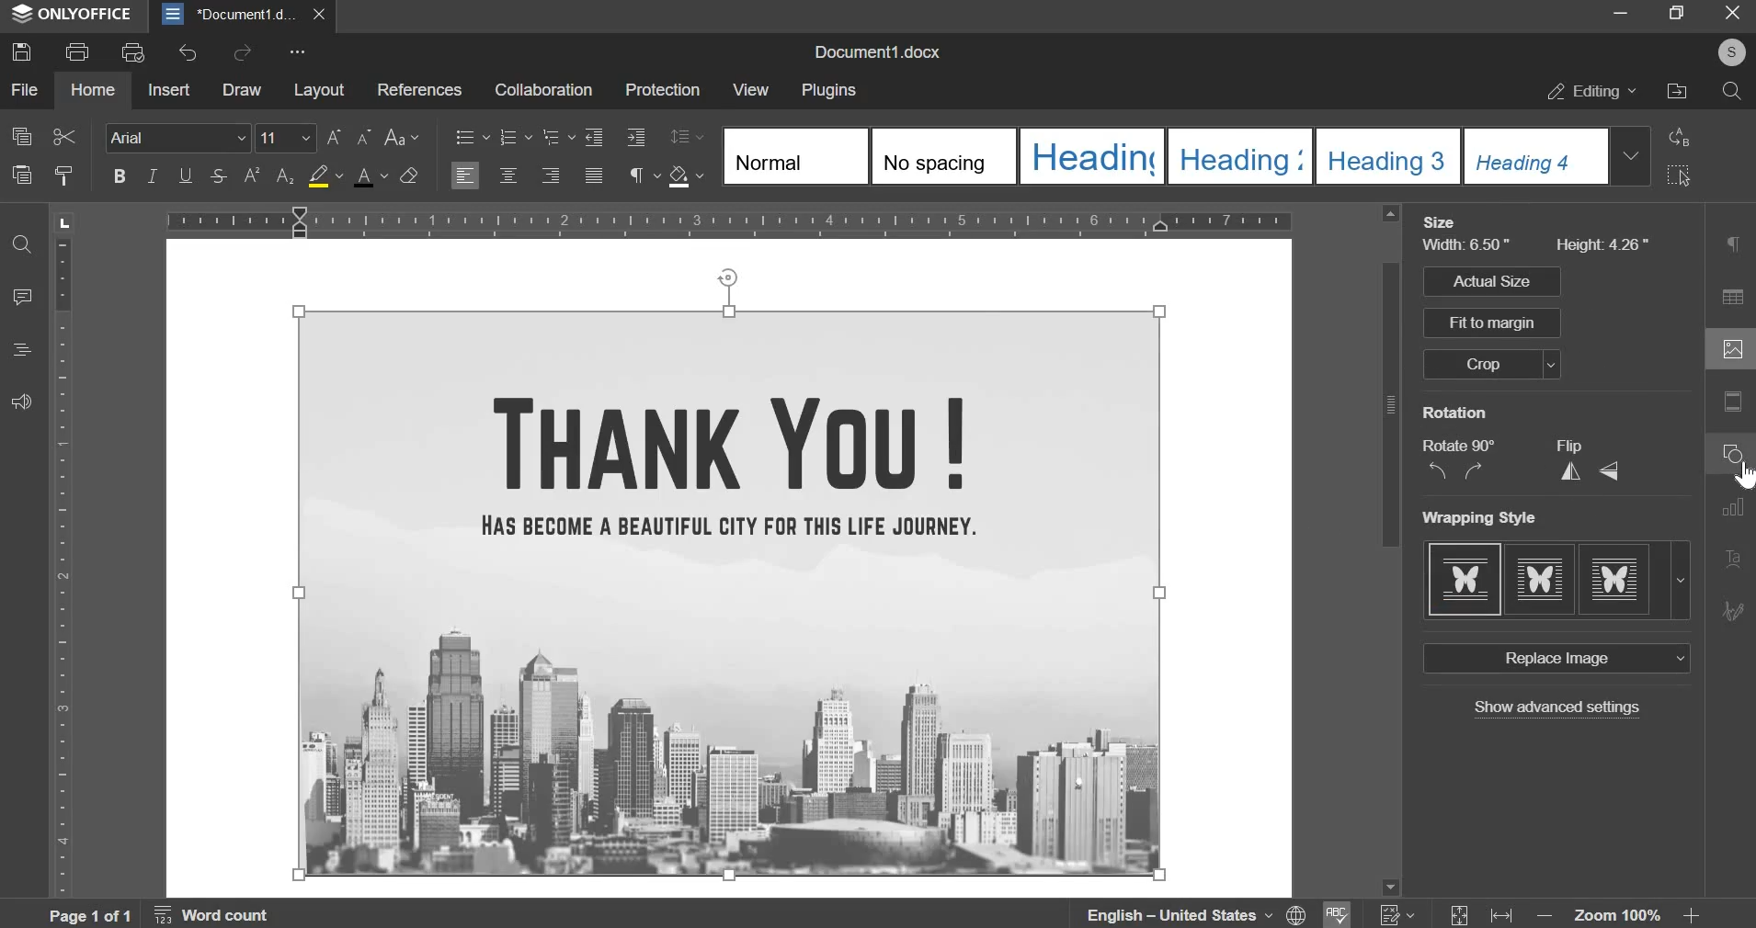  What do you see at coordinates (186, 175) in the screenshot?
I see `underline` at bounding box center [186, 175].